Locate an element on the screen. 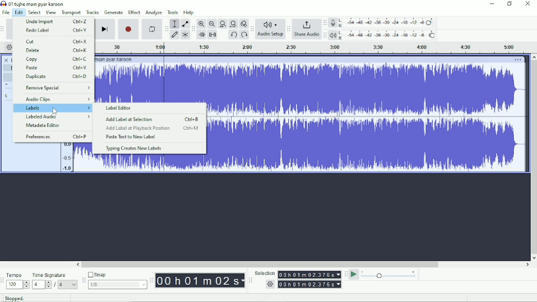 The height and width of the screenshot is (302, 537). Audacity tools toolbar is located at coordinates (166, 29).